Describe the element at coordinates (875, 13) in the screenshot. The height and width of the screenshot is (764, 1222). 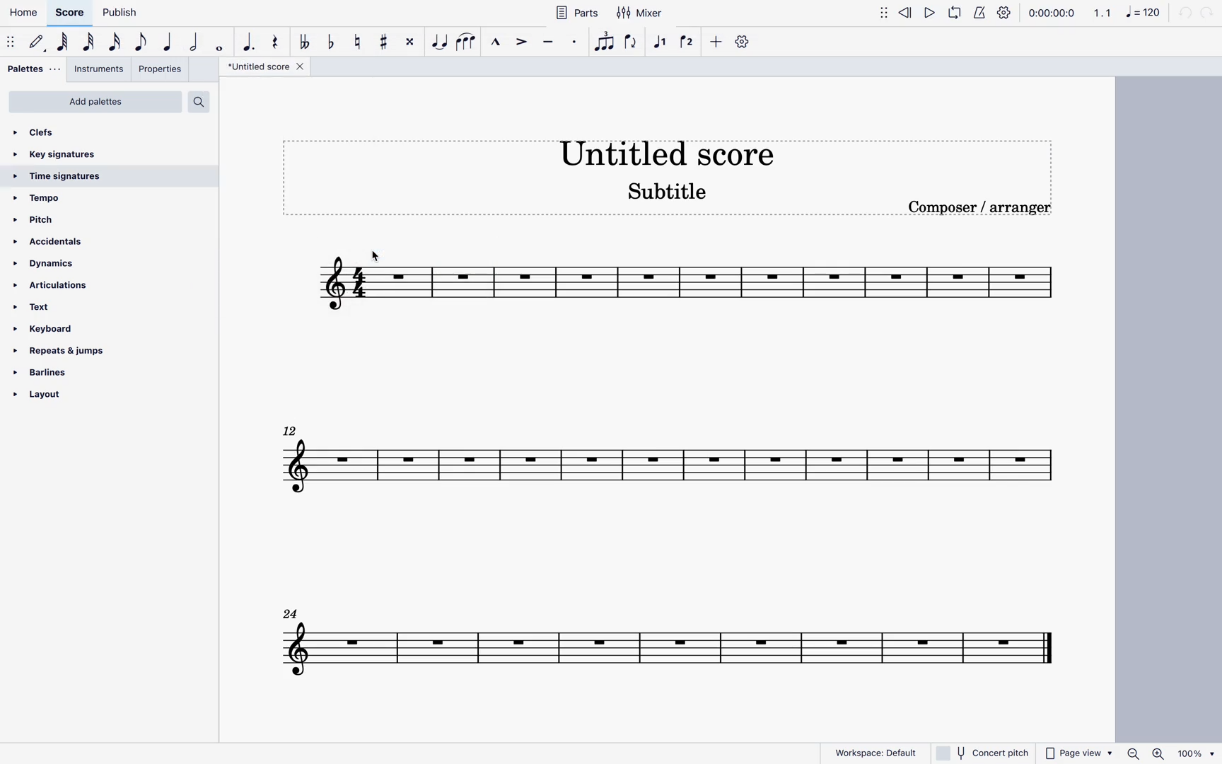
I see `show/hide` at that location.